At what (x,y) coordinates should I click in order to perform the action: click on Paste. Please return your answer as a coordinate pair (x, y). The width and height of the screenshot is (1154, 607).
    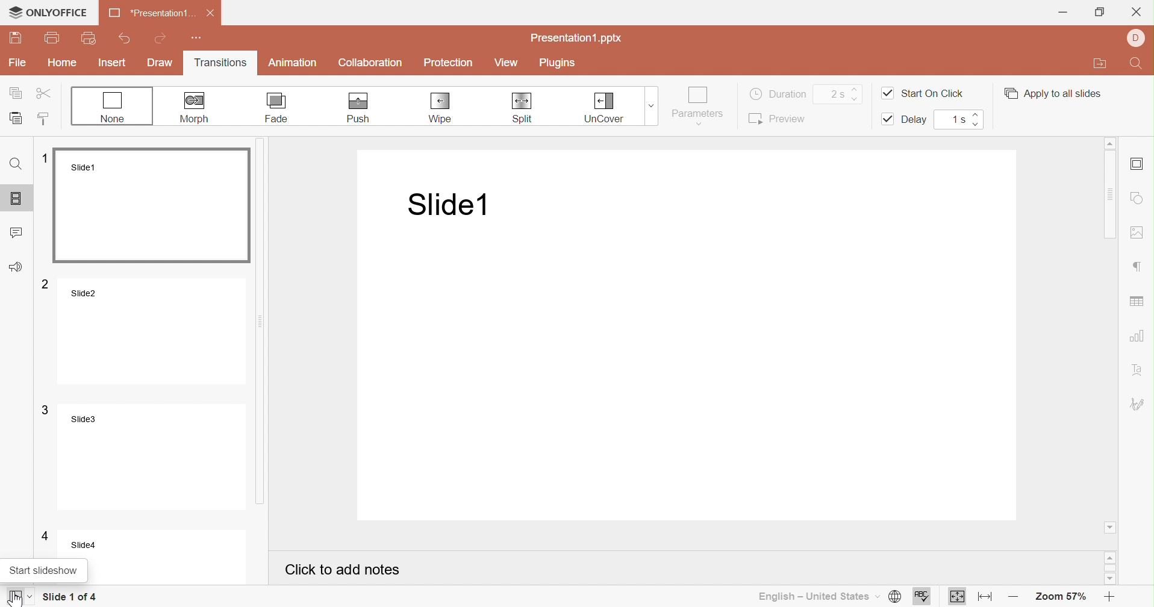
    Looking at the image, I should click on (17, 118).